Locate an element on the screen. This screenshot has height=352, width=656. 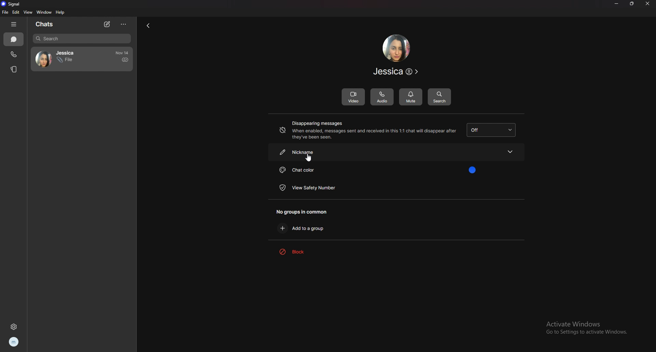
dissapearing message is located at coordinates (492, 130).